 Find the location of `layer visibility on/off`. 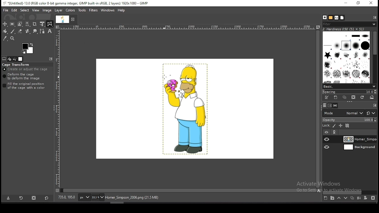

layer visibility on/off is located at coordinates (327, 147).